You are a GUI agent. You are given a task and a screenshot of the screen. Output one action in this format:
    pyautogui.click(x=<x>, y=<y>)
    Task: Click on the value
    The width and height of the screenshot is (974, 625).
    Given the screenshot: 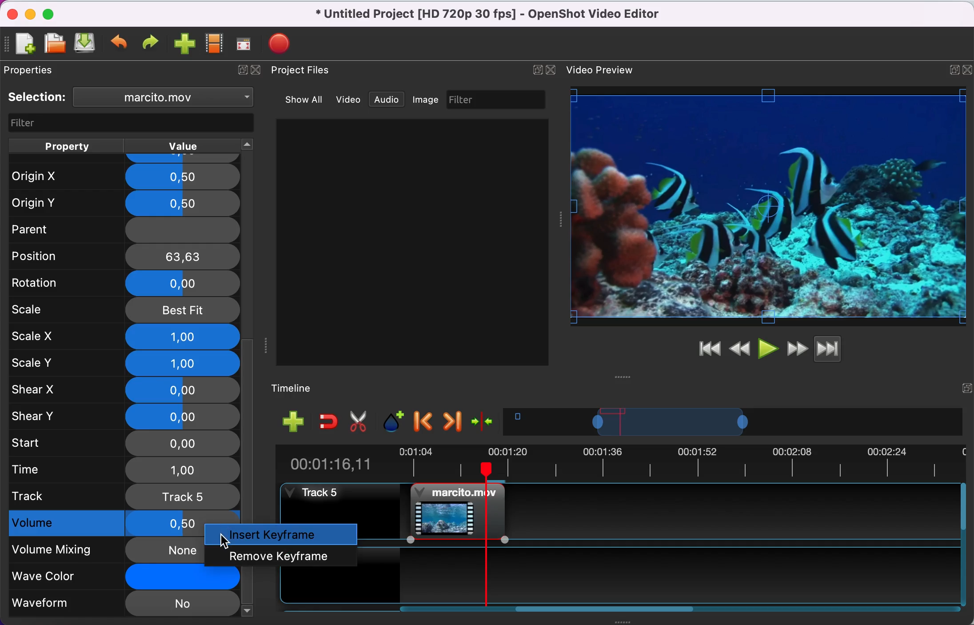 What is the action you would take?
    pyautogui.click(x=194, y=145)
    